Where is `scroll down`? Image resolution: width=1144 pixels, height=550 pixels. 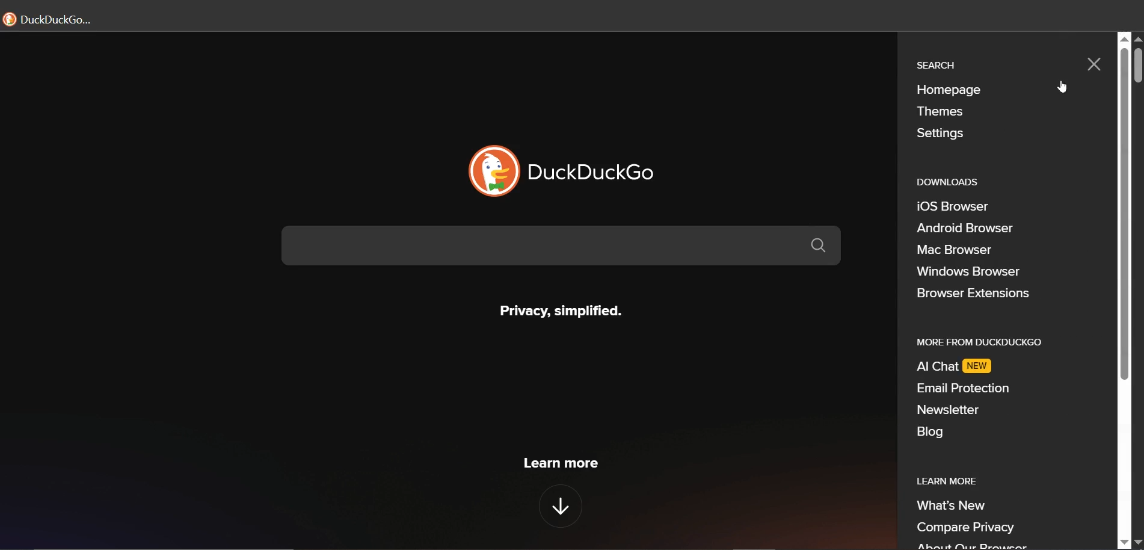
scroll down is located at coordinates (1137, 543).